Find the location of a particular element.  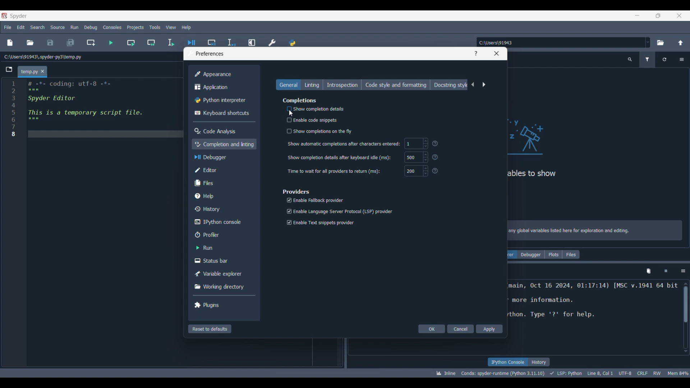

Close window is located at coordinates (497, 54).